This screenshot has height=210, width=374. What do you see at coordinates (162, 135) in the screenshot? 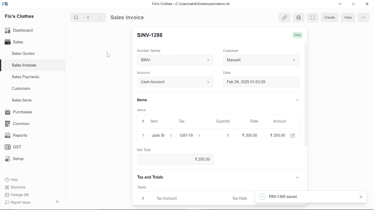
I see `Jade slippers` at bounding box center [162, 135].